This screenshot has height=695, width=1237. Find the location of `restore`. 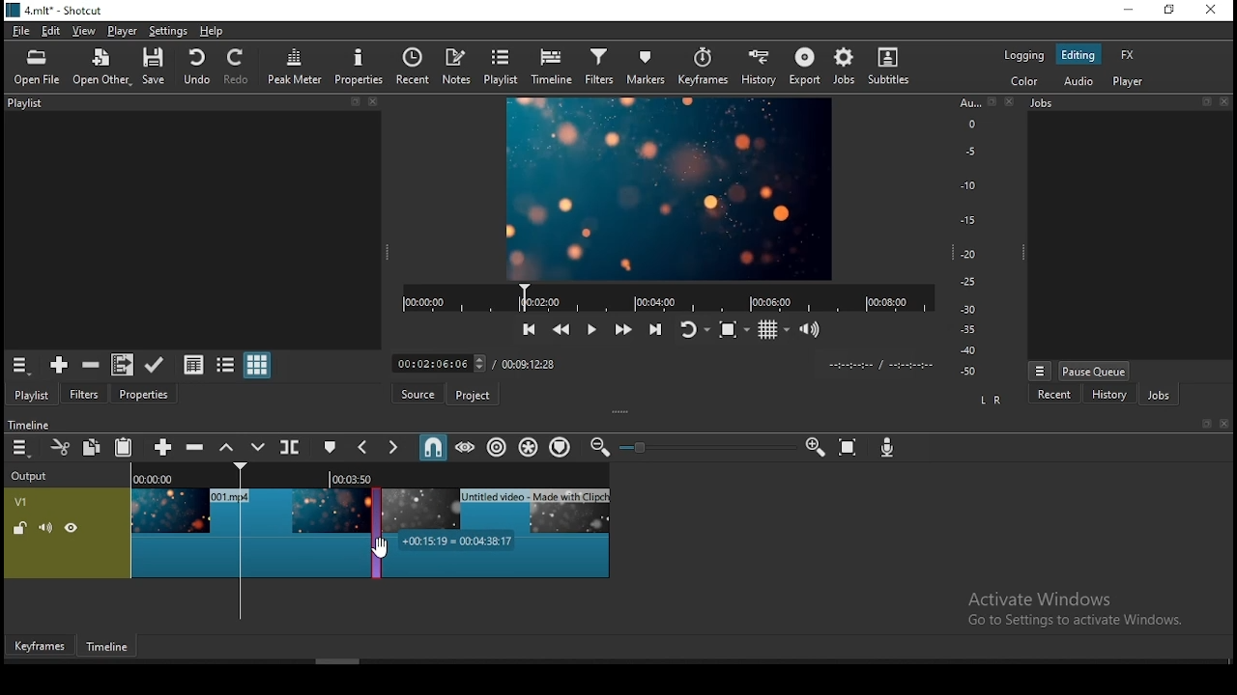

restore is located at coordinates (1171, 11).